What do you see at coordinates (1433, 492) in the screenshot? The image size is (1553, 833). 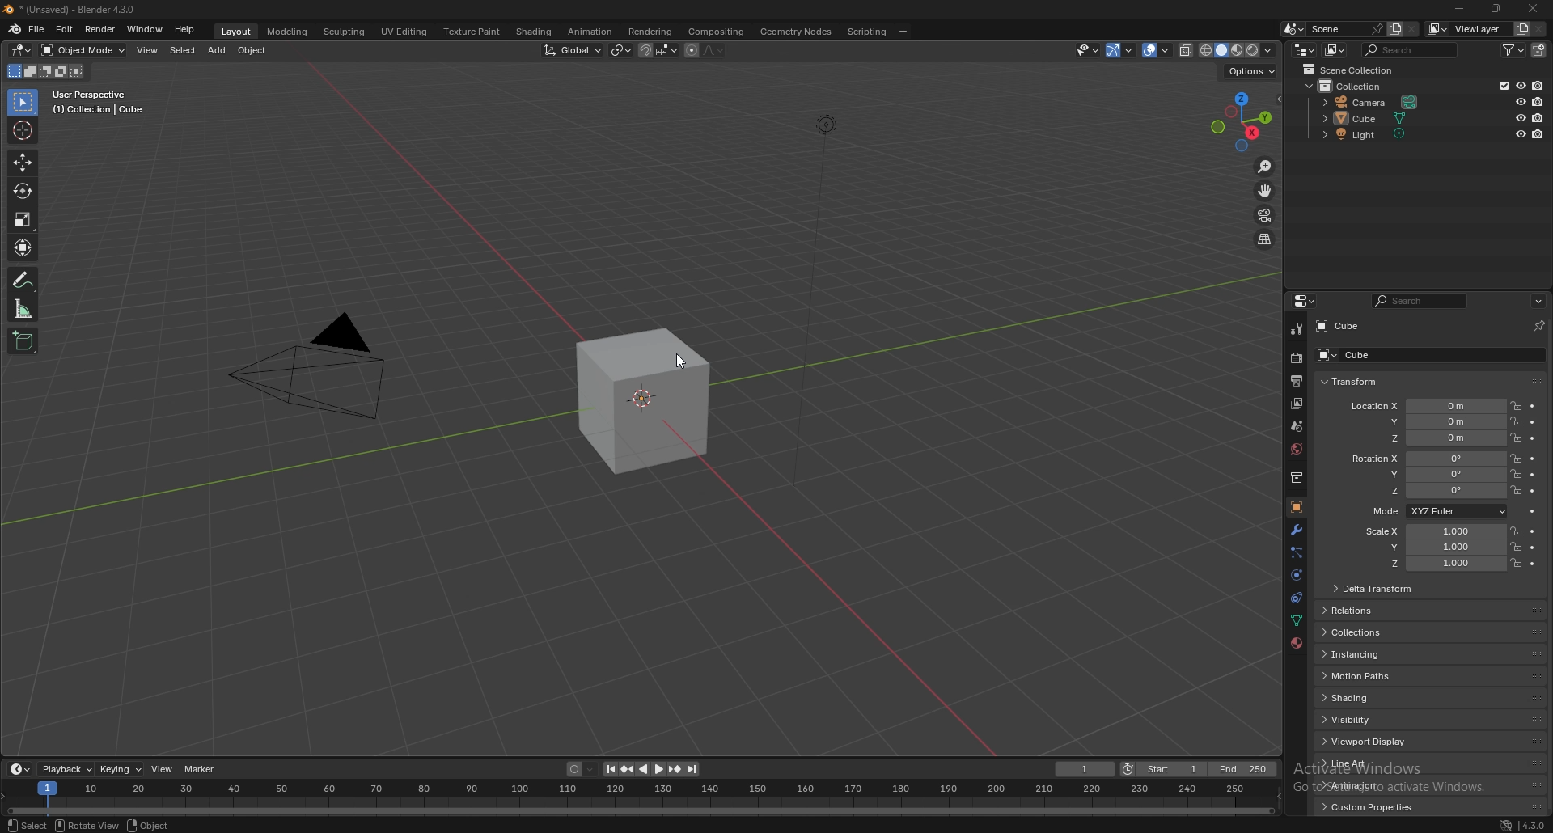 I see `rotation z` at bounding box center [1433, 492].